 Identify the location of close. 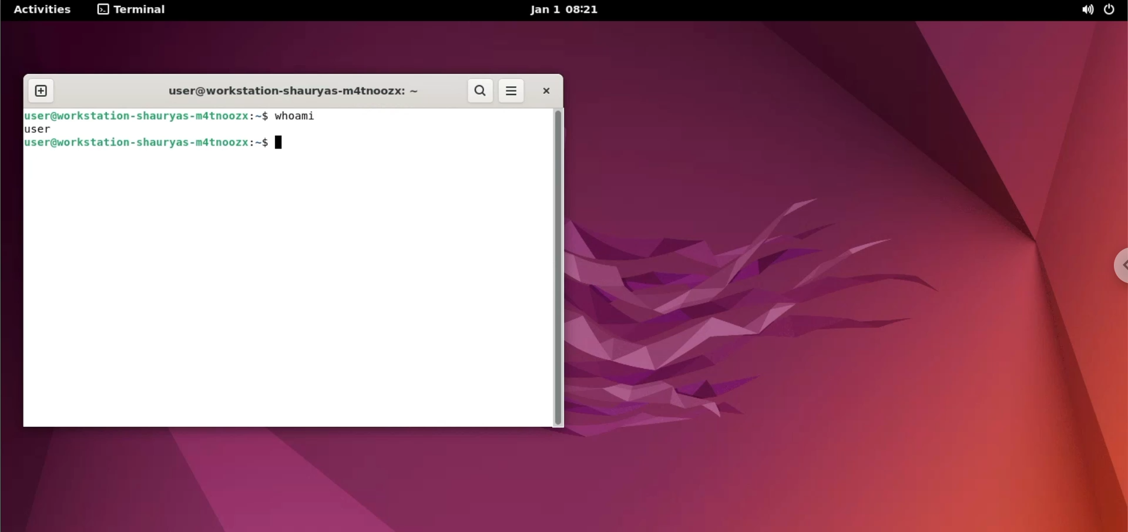
(541, 90).